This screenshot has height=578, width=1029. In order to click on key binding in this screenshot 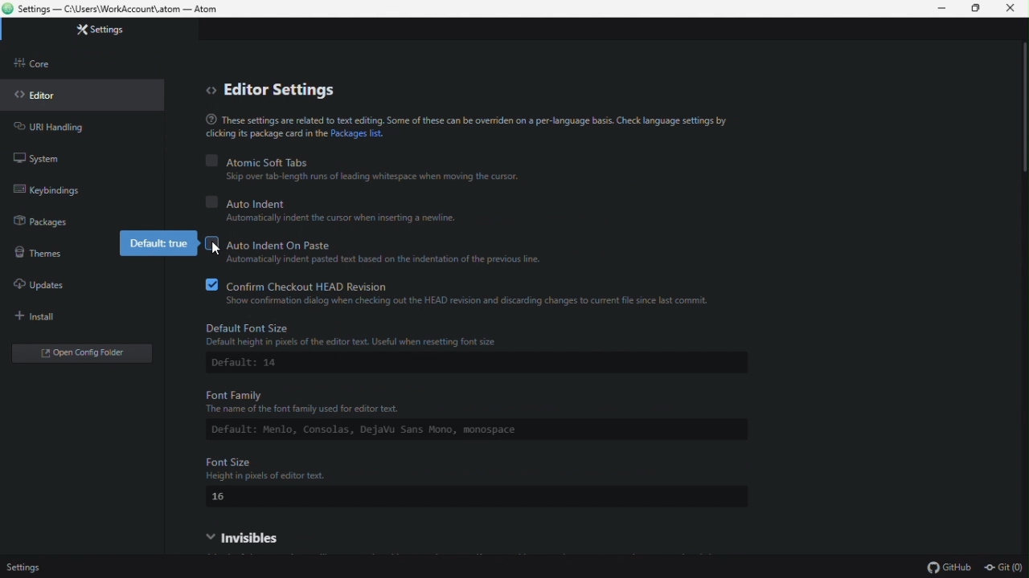, I will do `click(52, 189)`.